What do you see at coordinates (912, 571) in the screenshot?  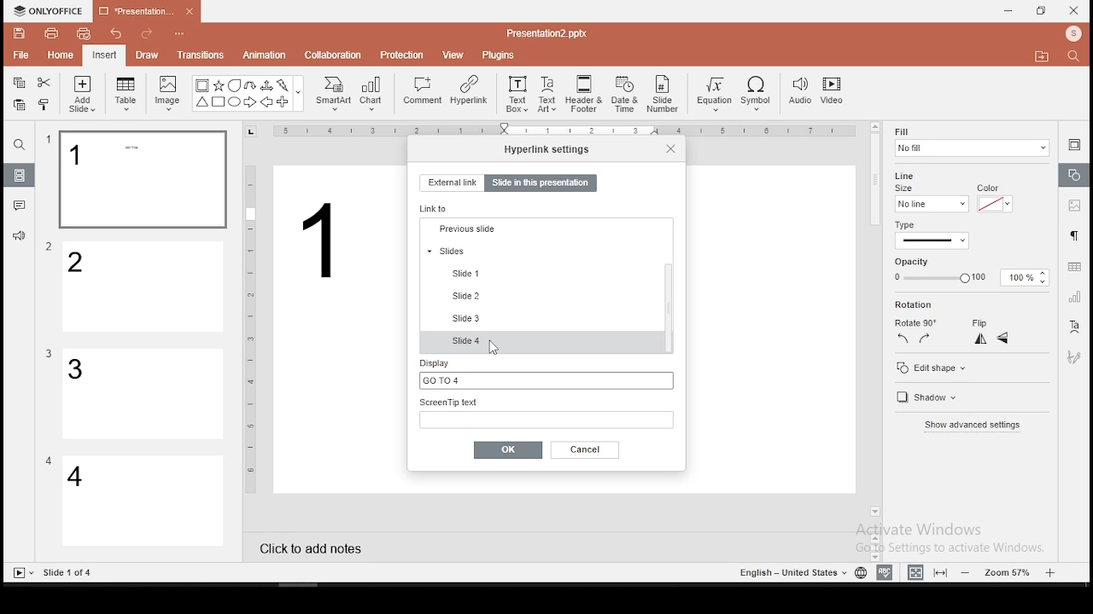 I see `fit to width` at bounding box center [912, 571].